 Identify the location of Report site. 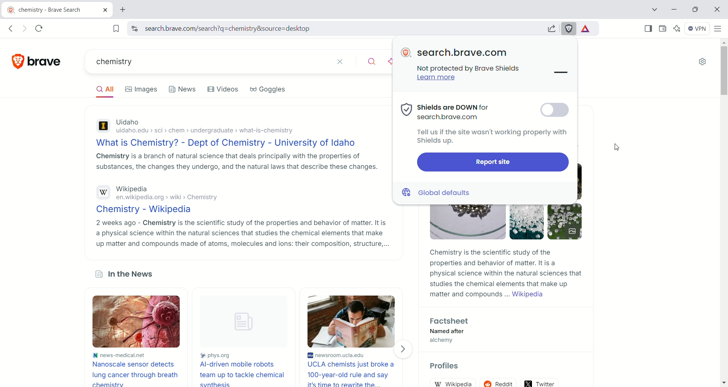
(492, 162).